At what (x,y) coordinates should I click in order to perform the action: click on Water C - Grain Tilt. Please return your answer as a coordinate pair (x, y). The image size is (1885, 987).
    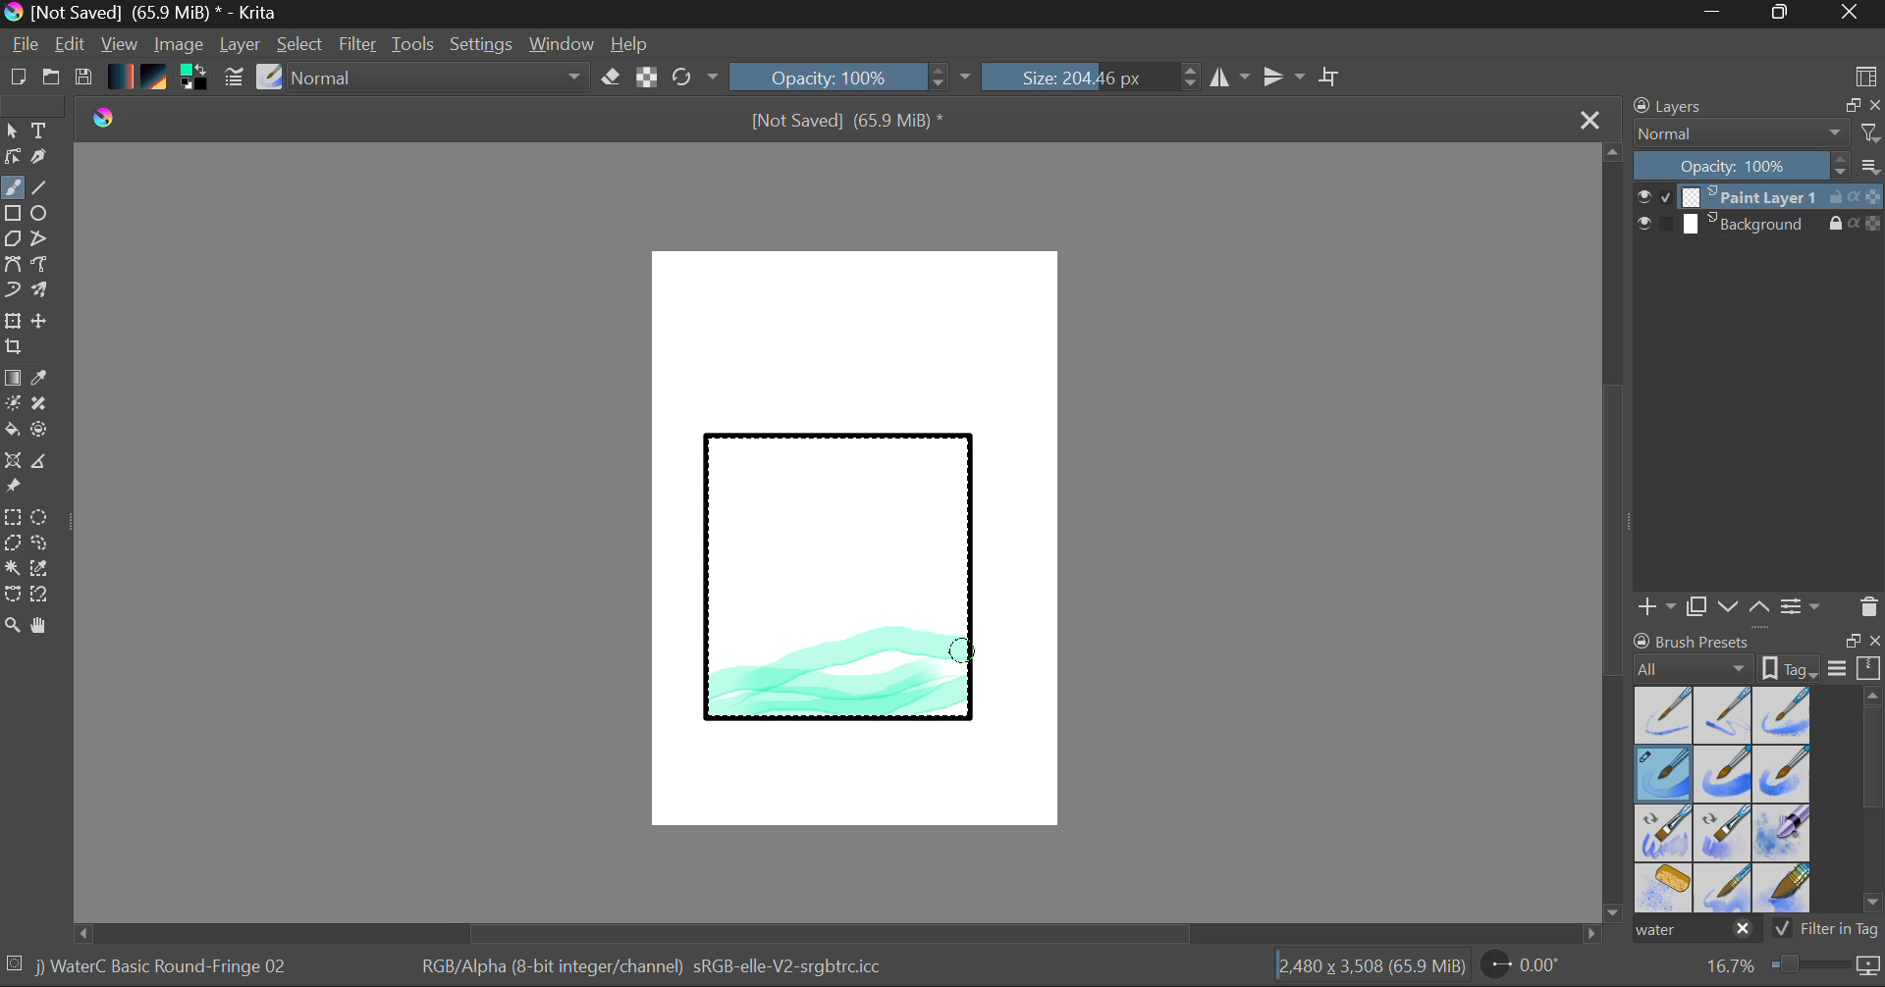
    Looking at the image, I should click on (1665, 833).